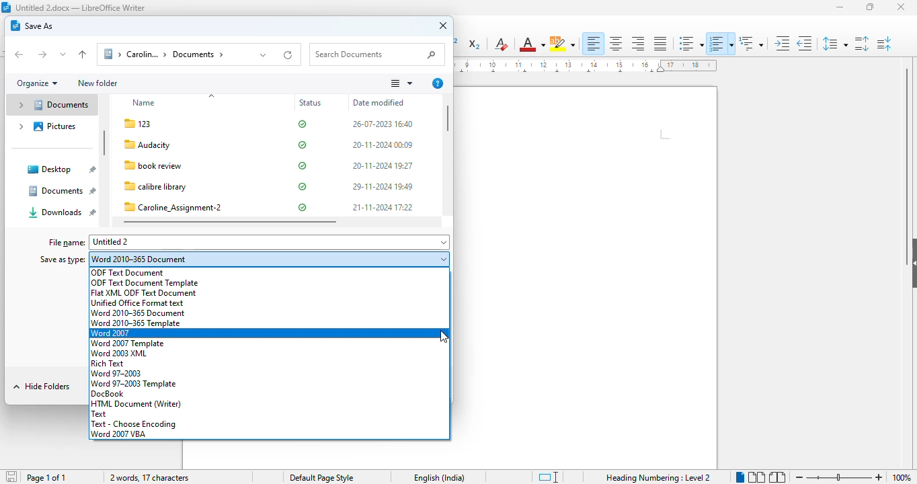 The height and width of the screenshot is (484, 917). I want to click on align center, so click(616, 44).